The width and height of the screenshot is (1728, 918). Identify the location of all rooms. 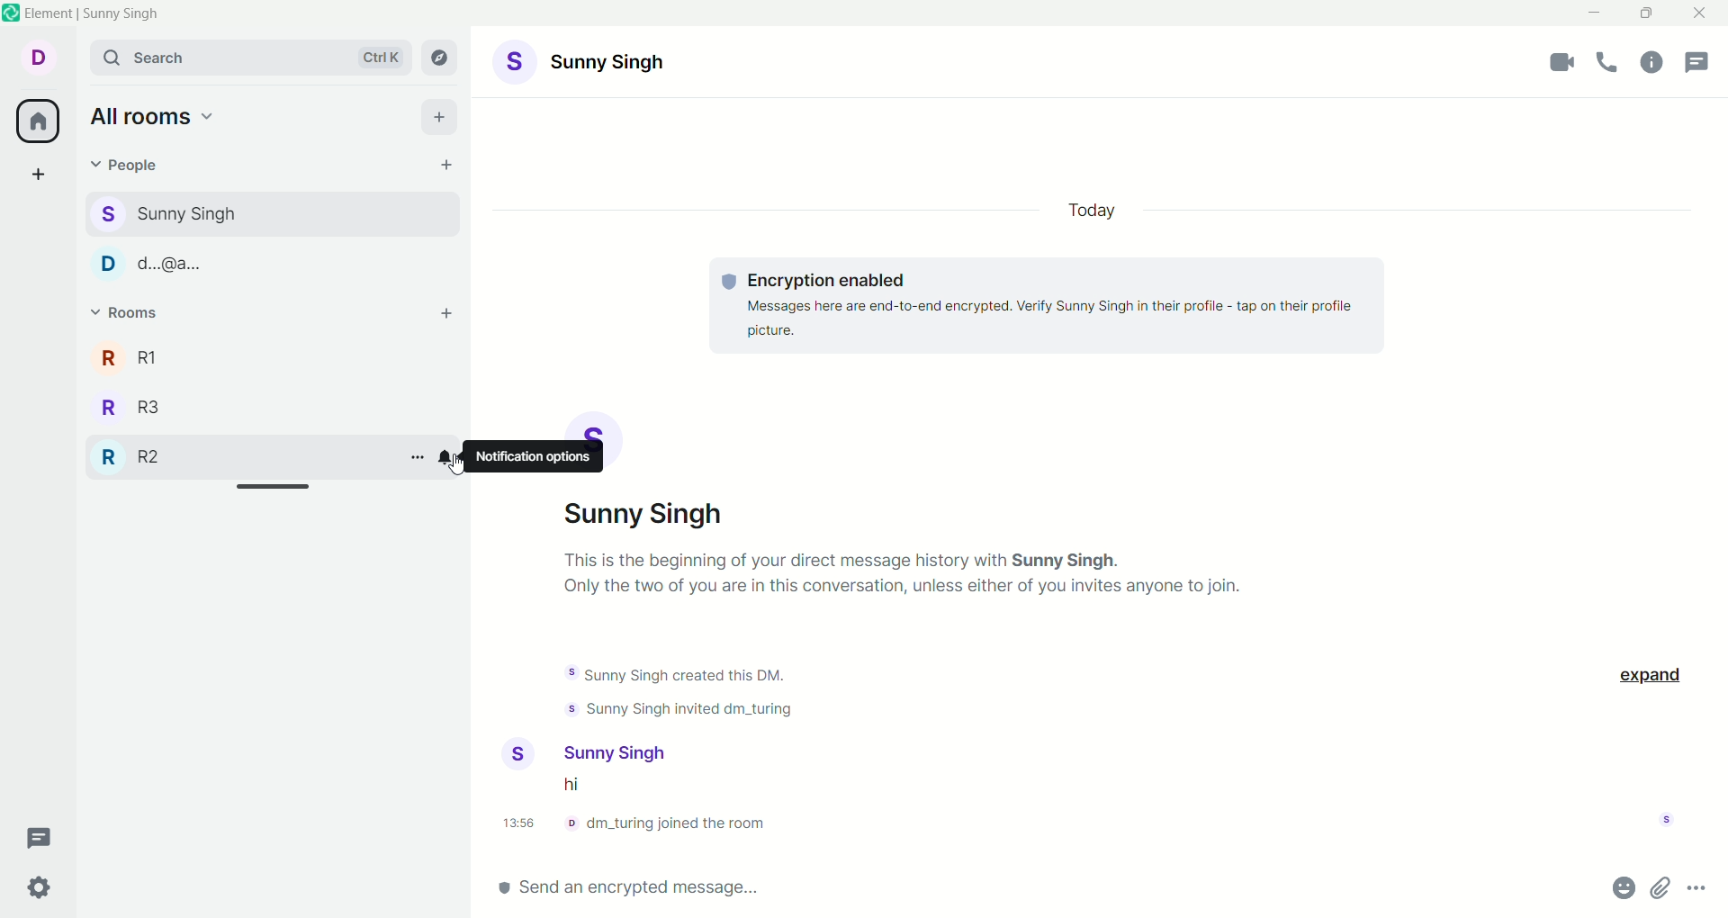
(154, 114).